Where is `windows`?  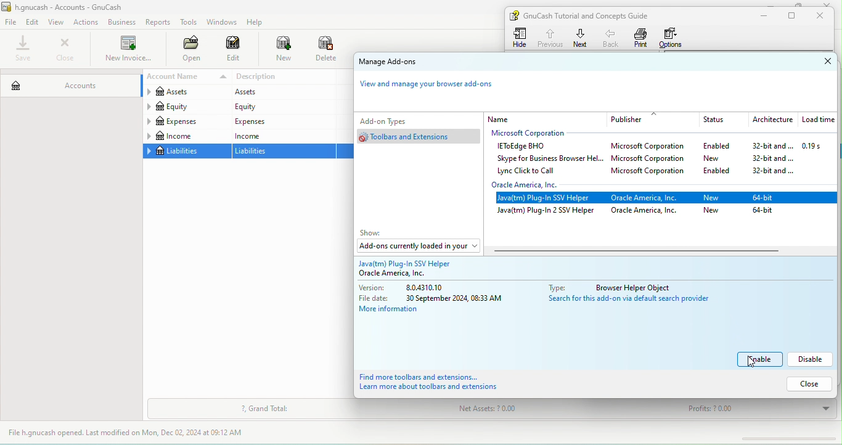 windows is located at coordinates (221, 22).